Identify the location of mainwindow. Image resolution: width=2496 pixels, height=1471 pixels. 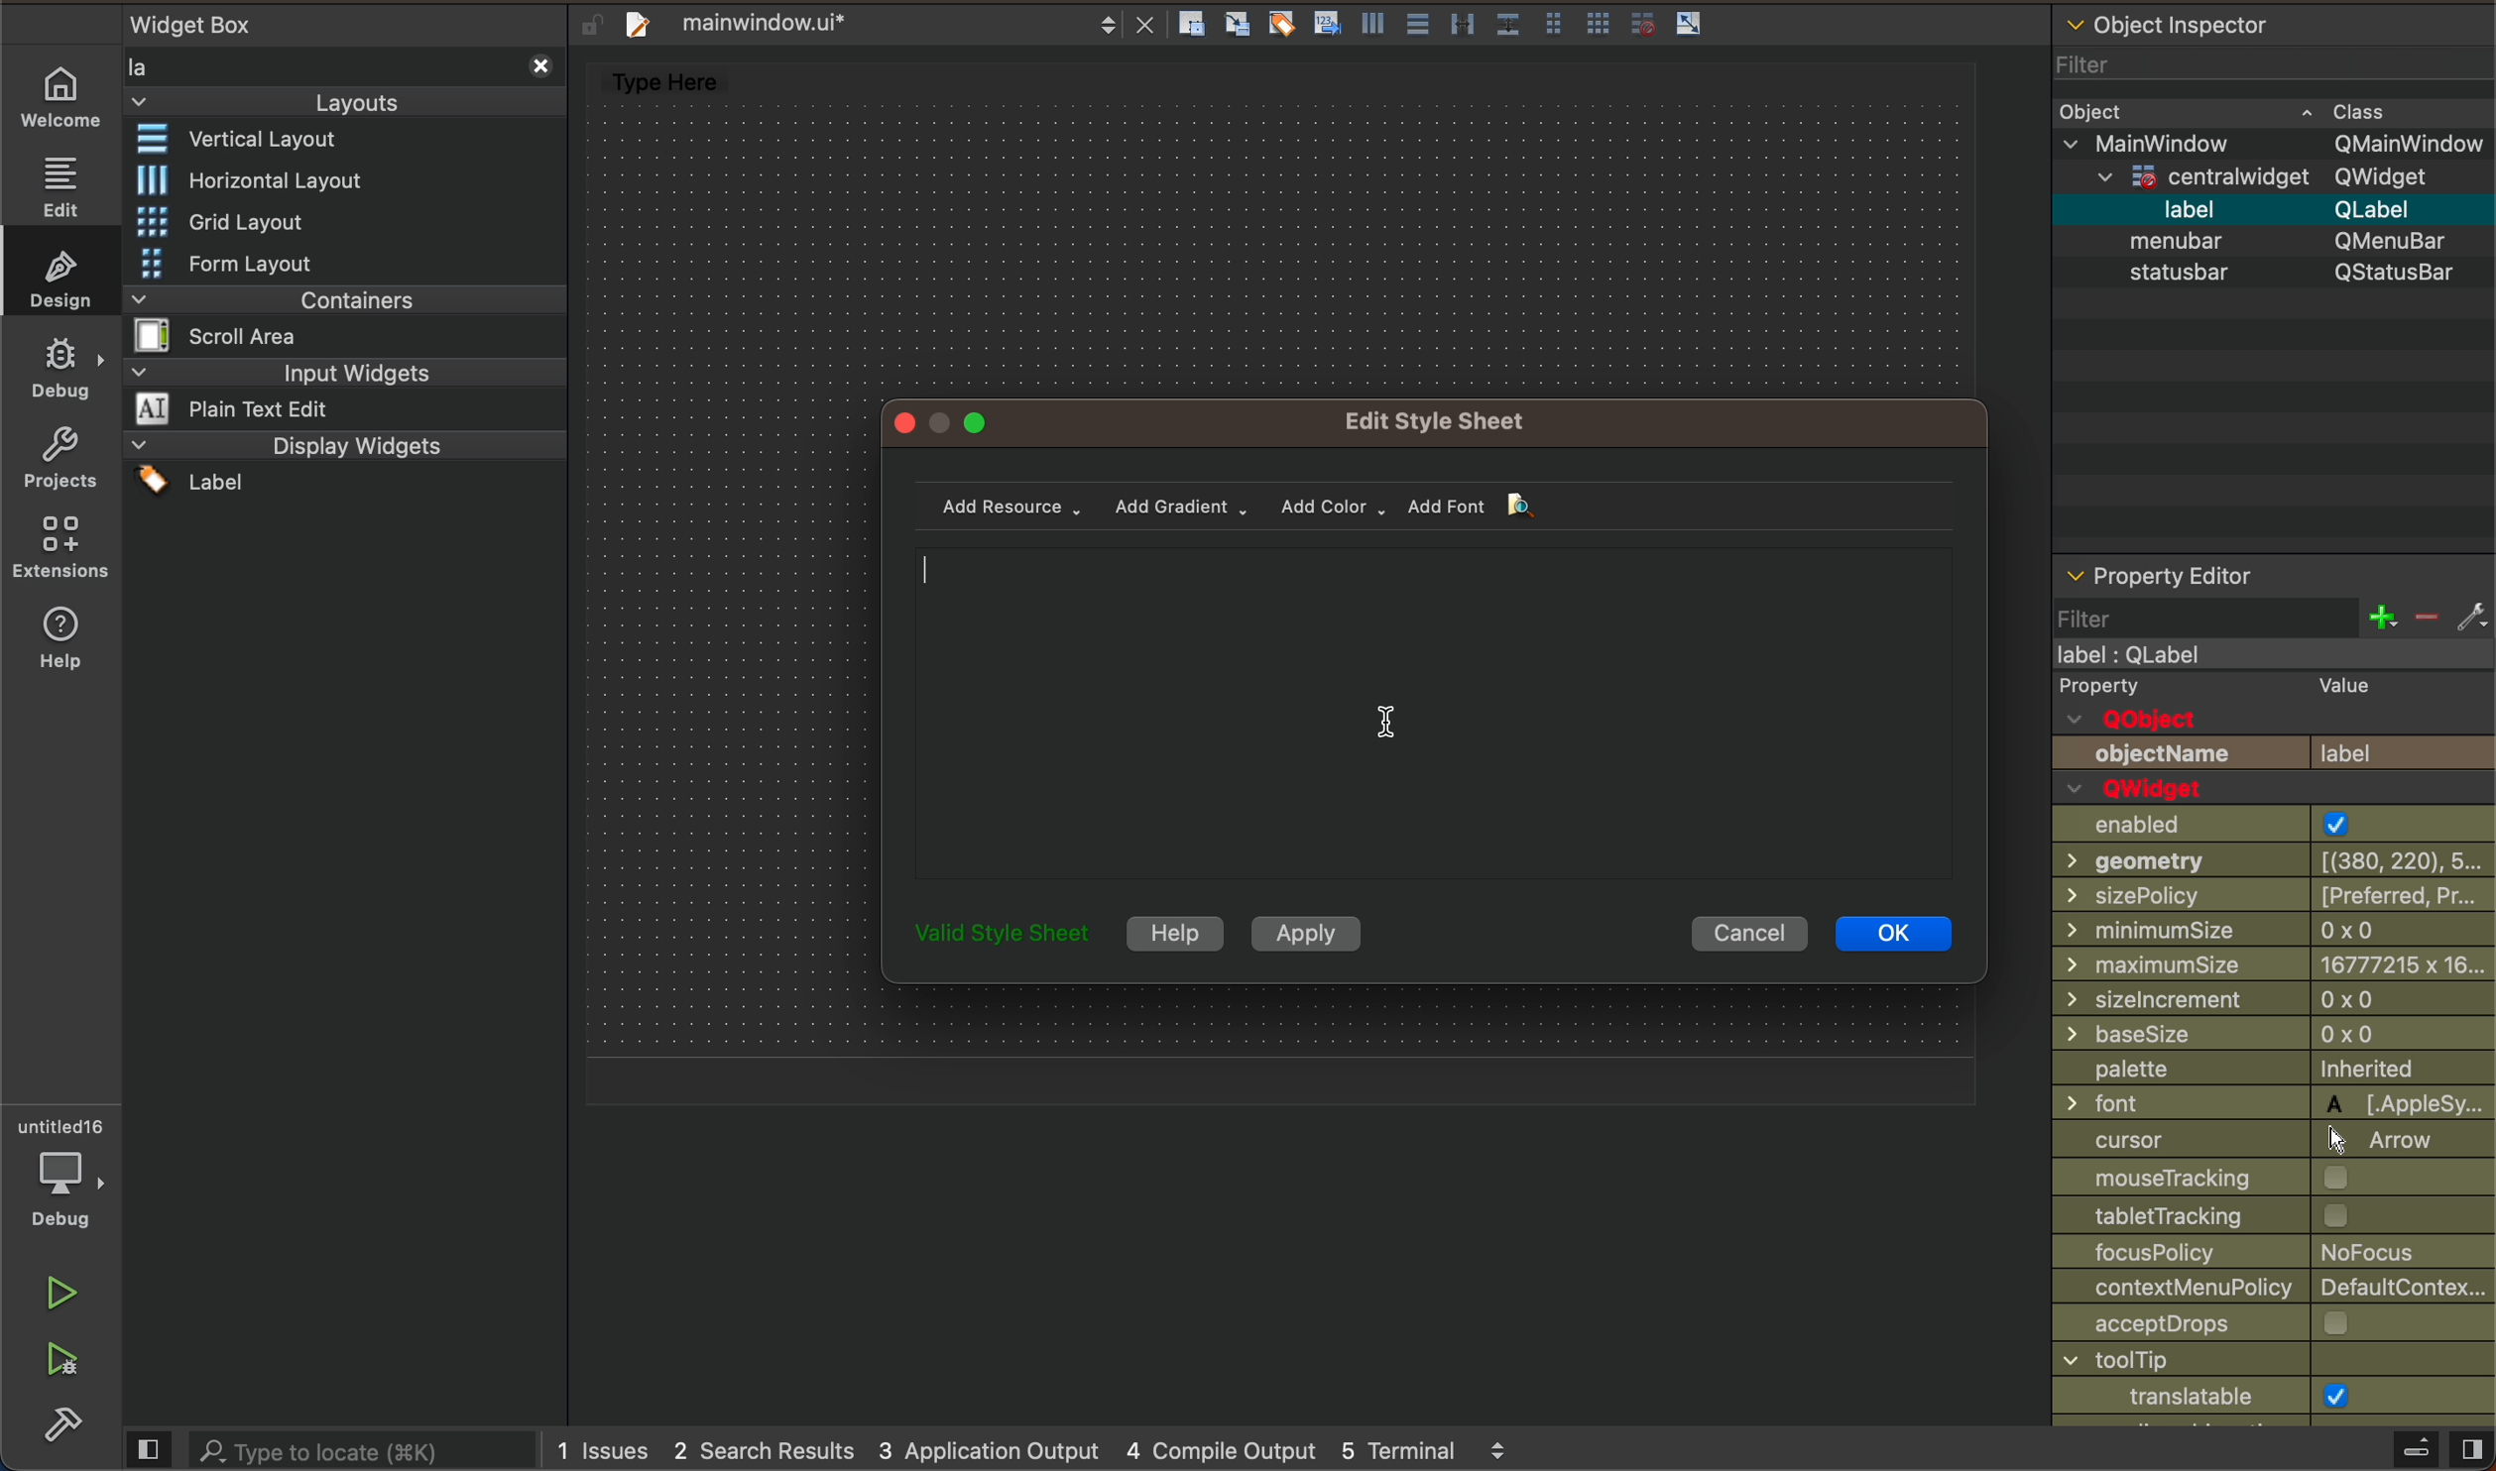
(2278, 144).